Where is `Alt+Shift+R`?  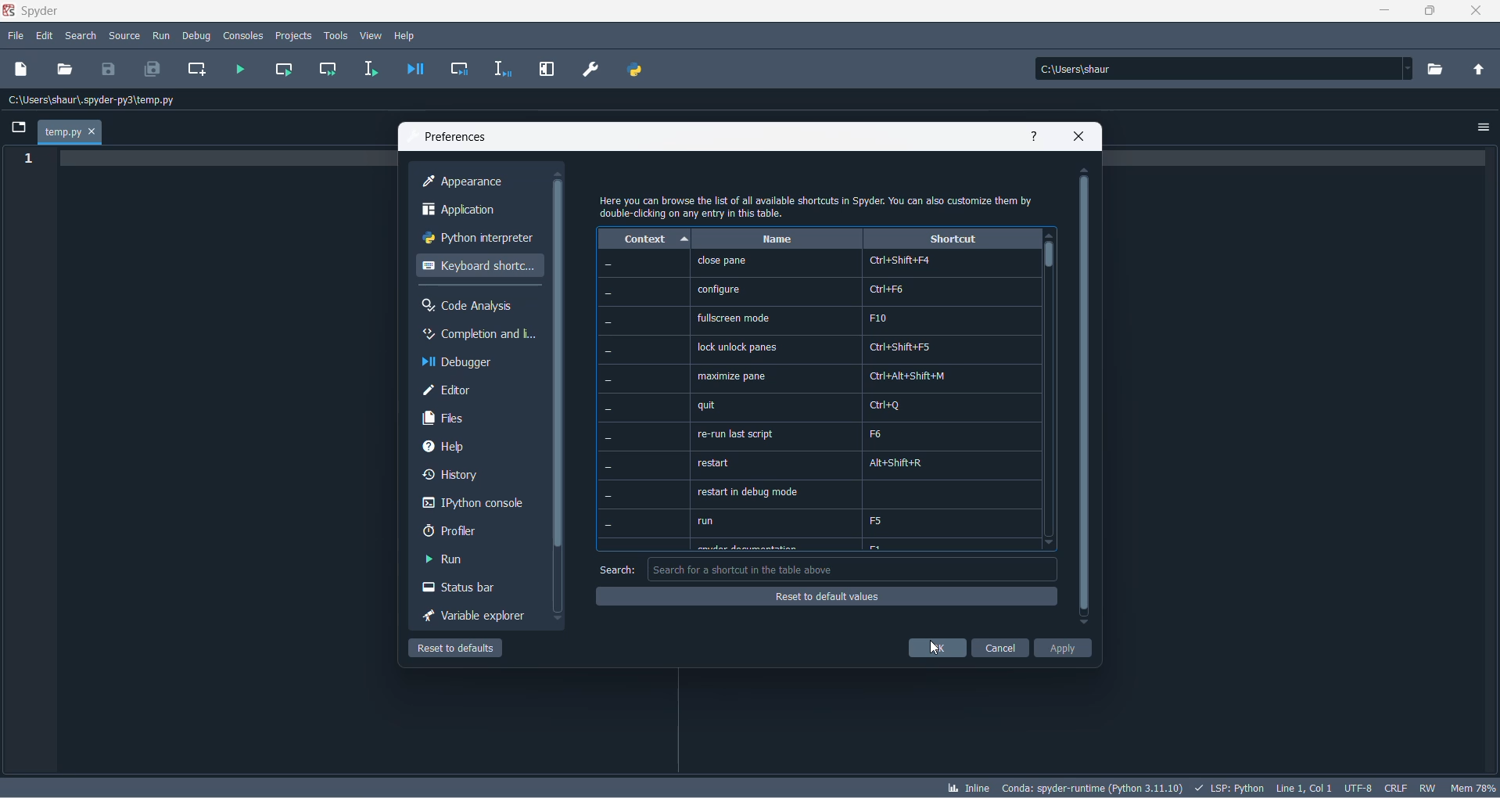 Alt+Shift+R is located at coordinates (904, 462).